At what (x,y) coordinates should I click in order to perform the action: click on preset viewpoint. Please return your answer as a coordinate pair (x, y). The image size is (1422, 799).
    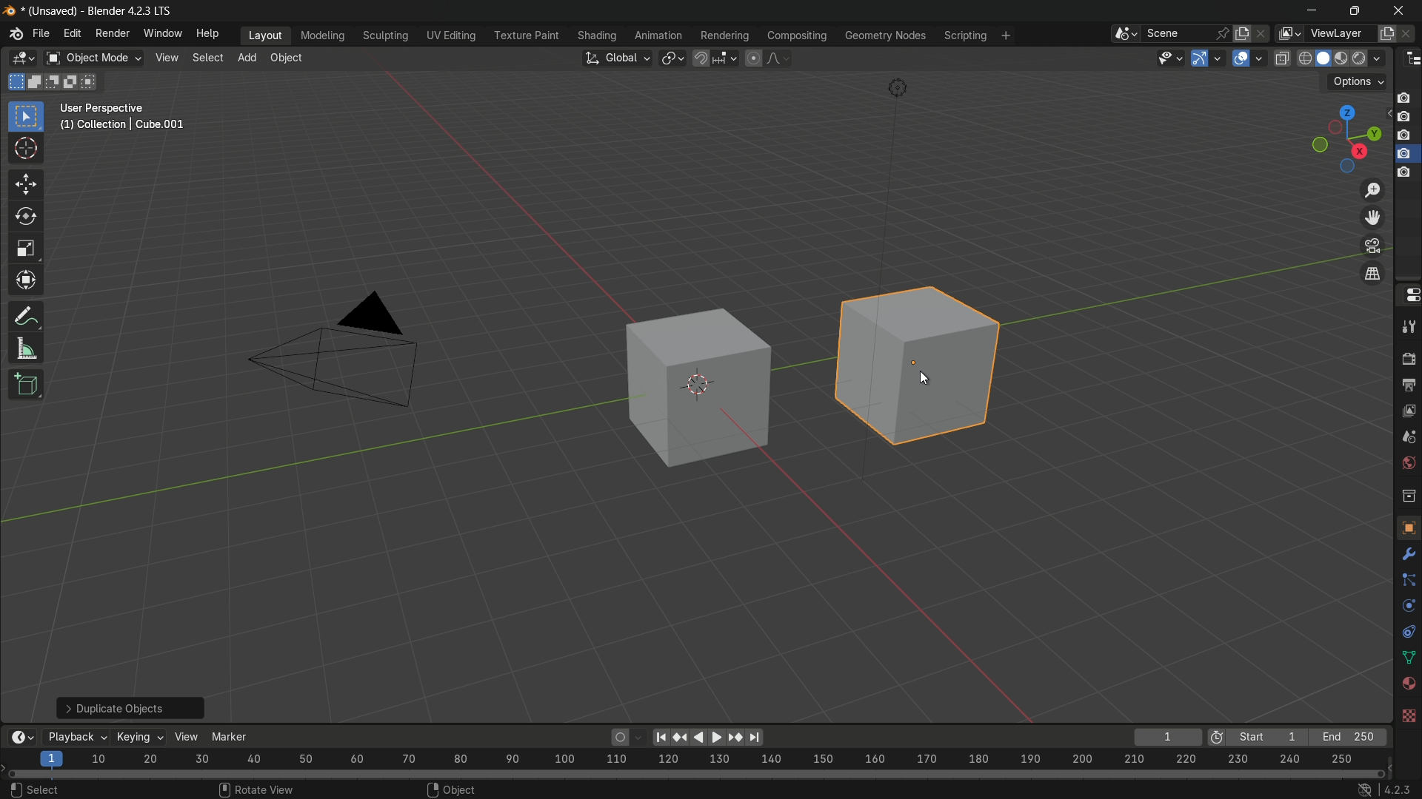
    Looking at the image, I should click on (1346, 138).